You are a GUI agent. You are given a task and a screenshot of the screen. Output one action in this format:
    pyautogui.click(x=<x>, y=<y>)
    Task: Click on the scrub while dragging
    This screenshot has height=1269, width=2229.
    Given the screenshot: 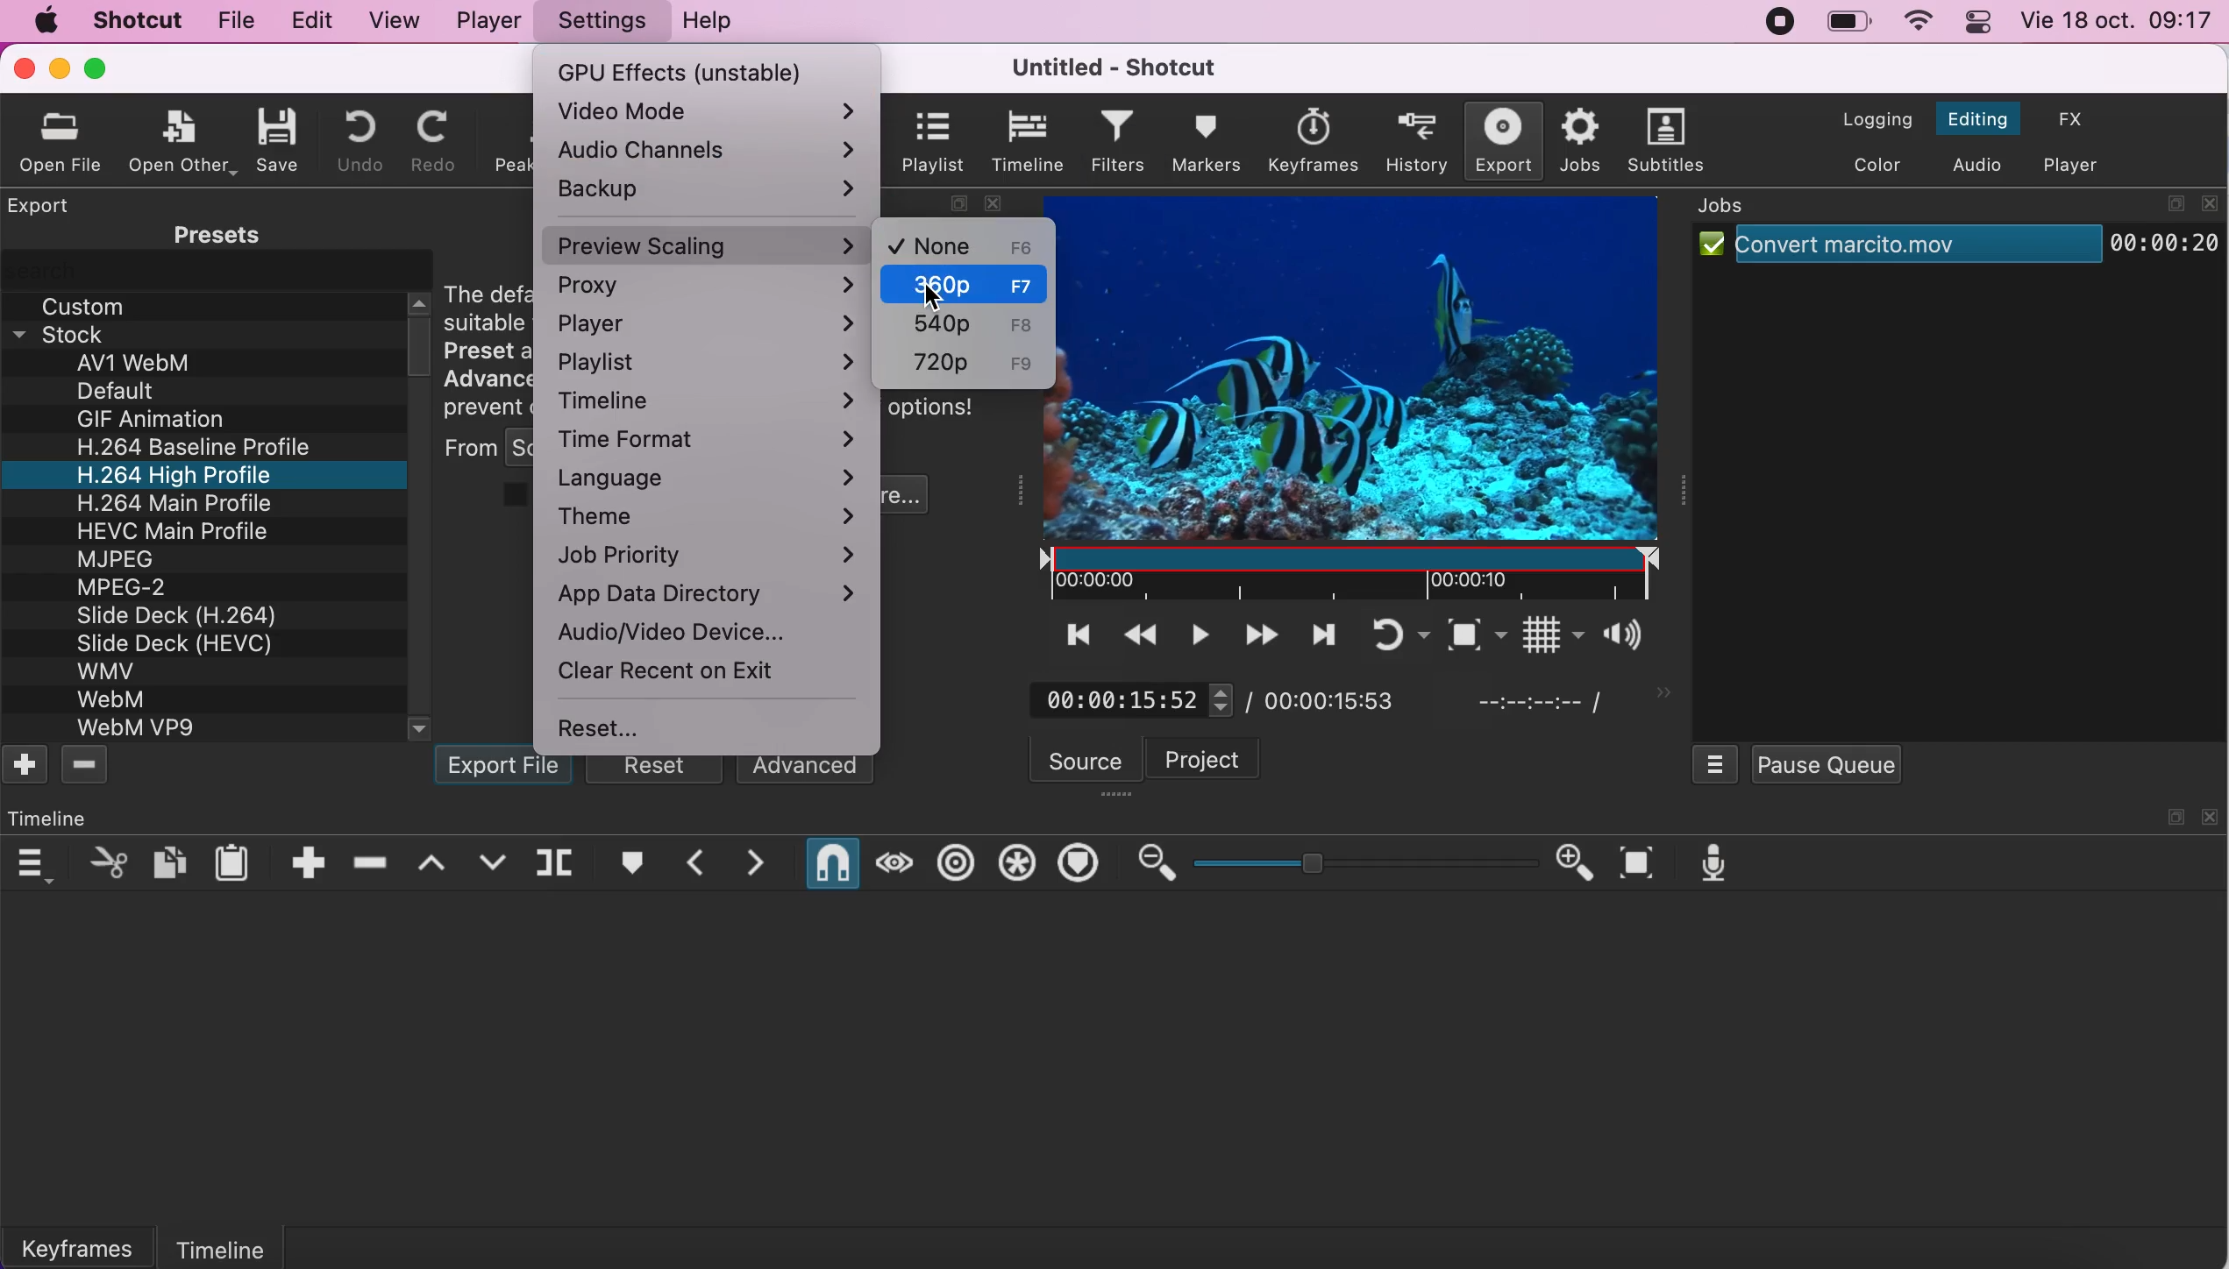 What is the action you would take?
    pyautogui.click(x=893, y=862)
    